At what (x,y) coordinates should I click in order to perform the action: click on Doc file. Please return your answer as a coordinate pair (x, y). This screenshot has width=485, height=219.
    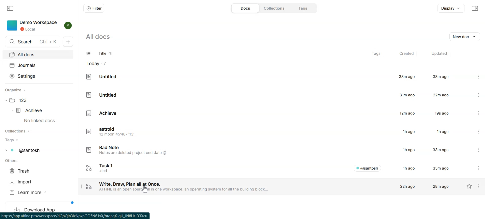
    Looking at the image, I should click on (271, 132).